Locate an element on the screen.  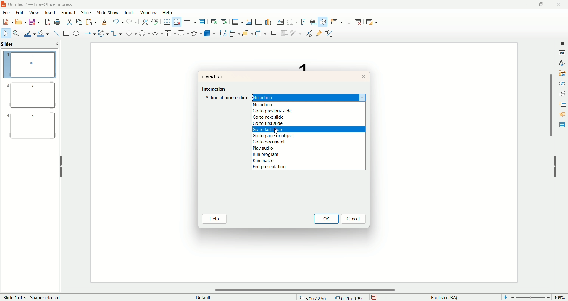
gallery is located at coordinates (562, 73).